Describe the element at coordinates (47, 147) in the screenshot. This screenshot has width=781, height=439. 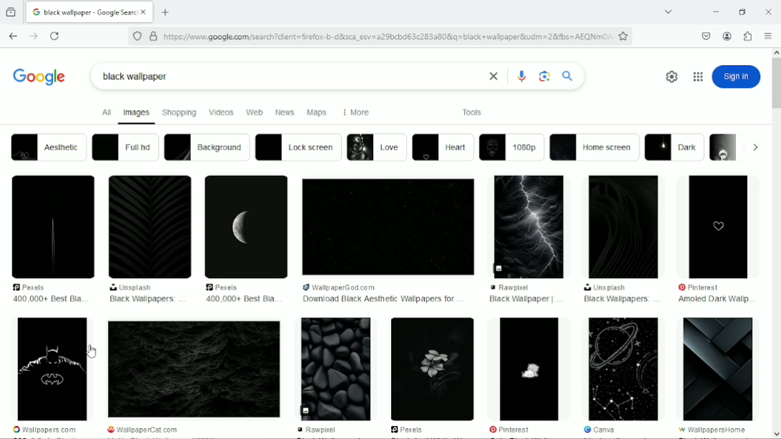
I see `aesthetic` at that location.